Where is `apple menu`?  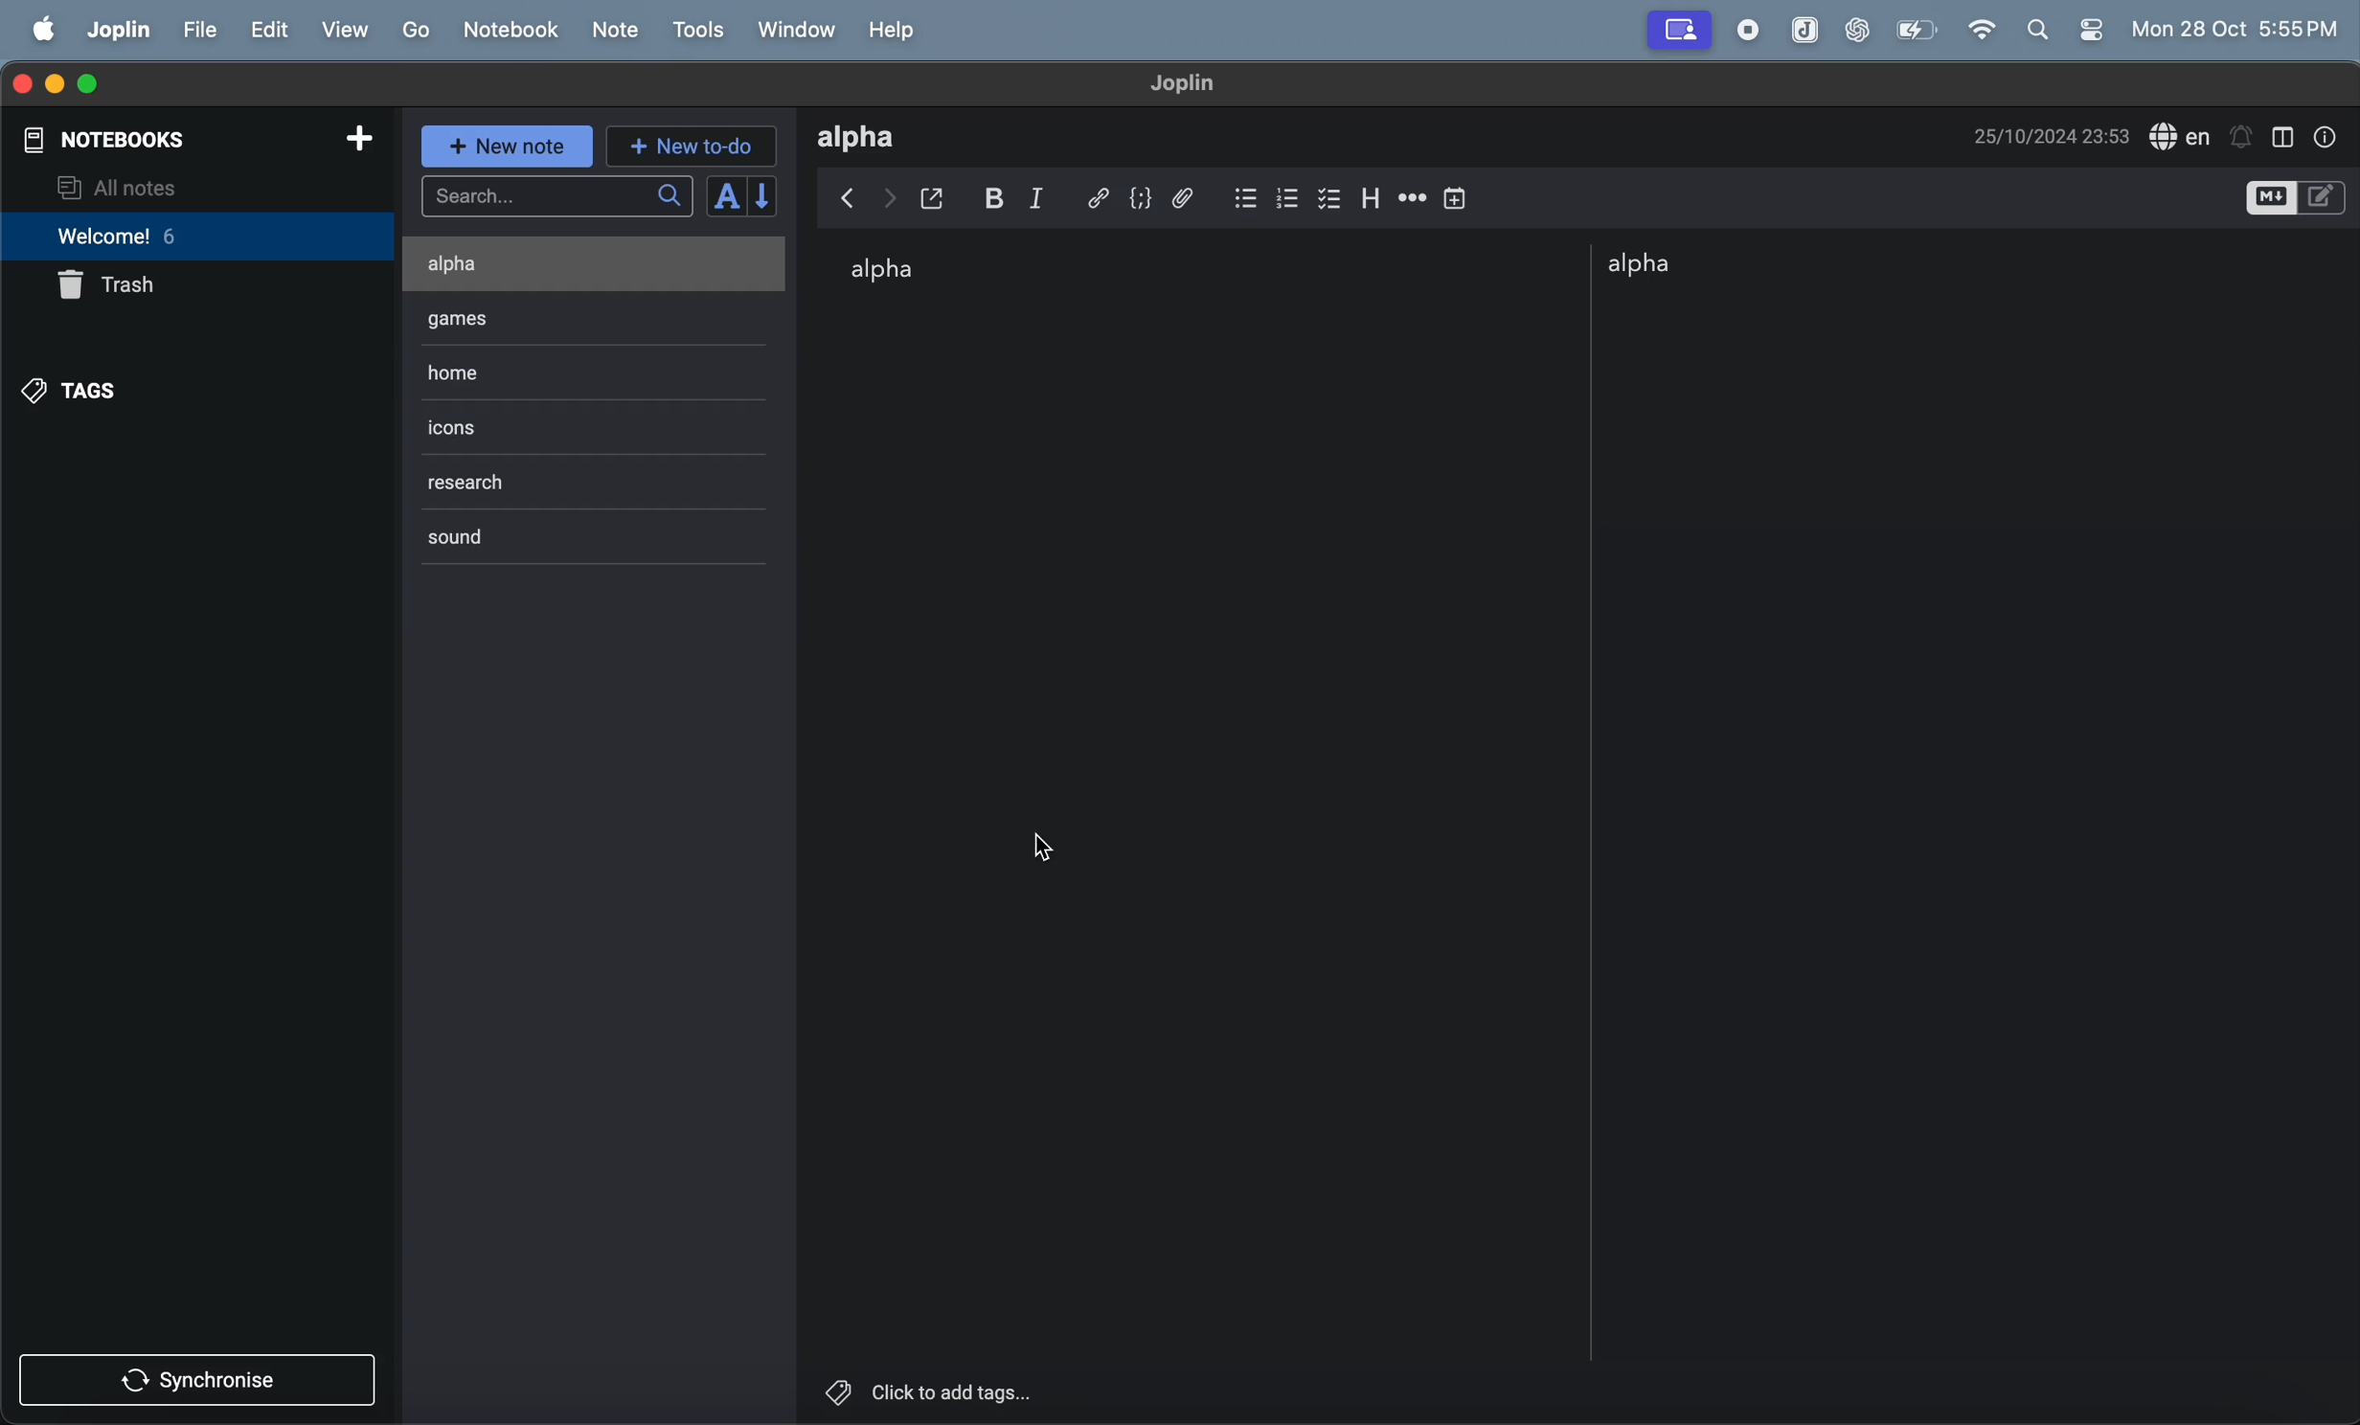 apple menu is located at coordinates (40, 30).